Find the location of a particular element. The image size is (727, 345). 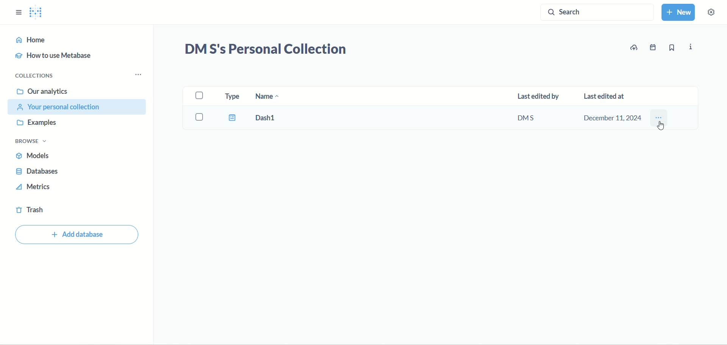

cursor is located at coordinates (662, 127).